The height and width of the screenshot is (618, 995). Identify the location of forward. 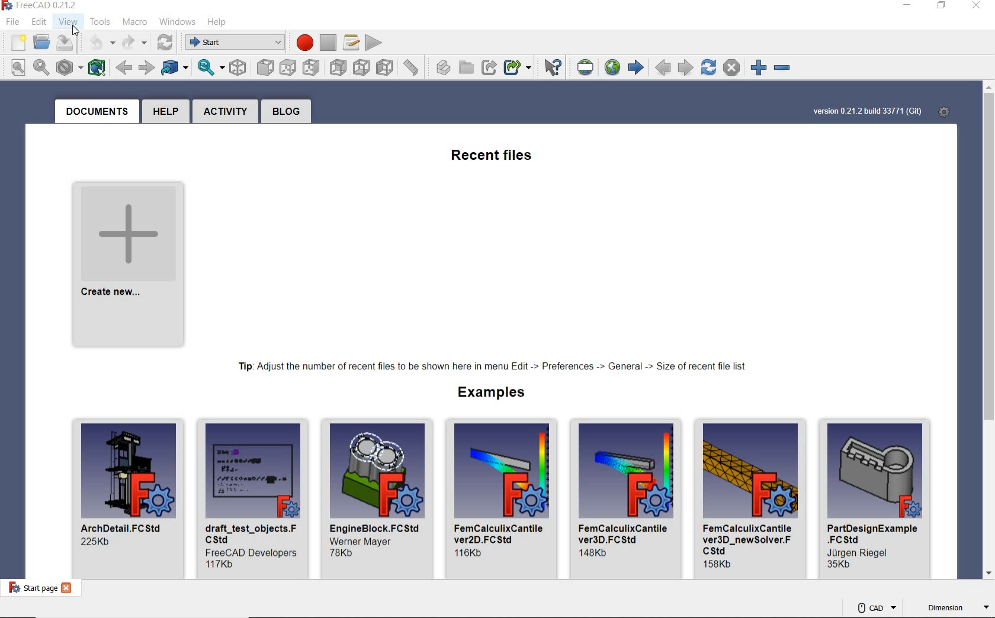
(146, 68).